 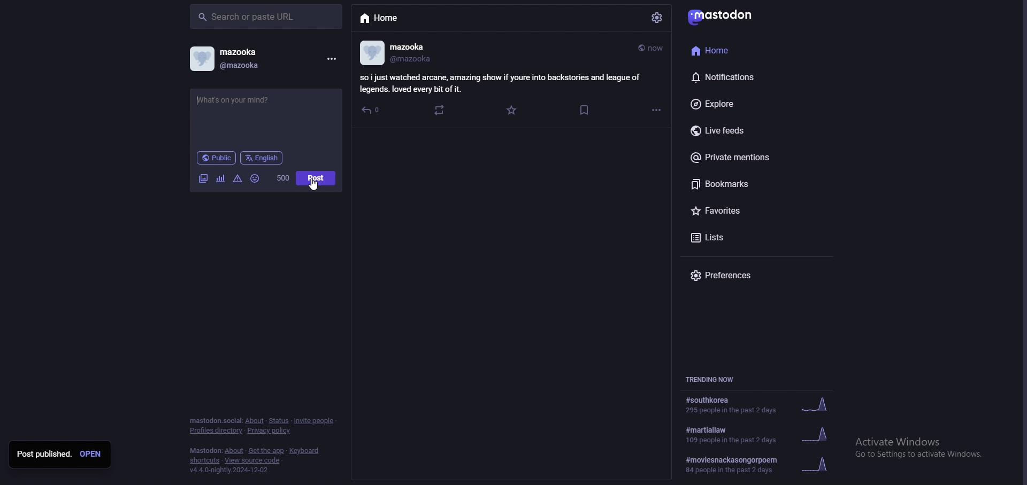 I want to click on mastodon, so click(x=204, y=450).